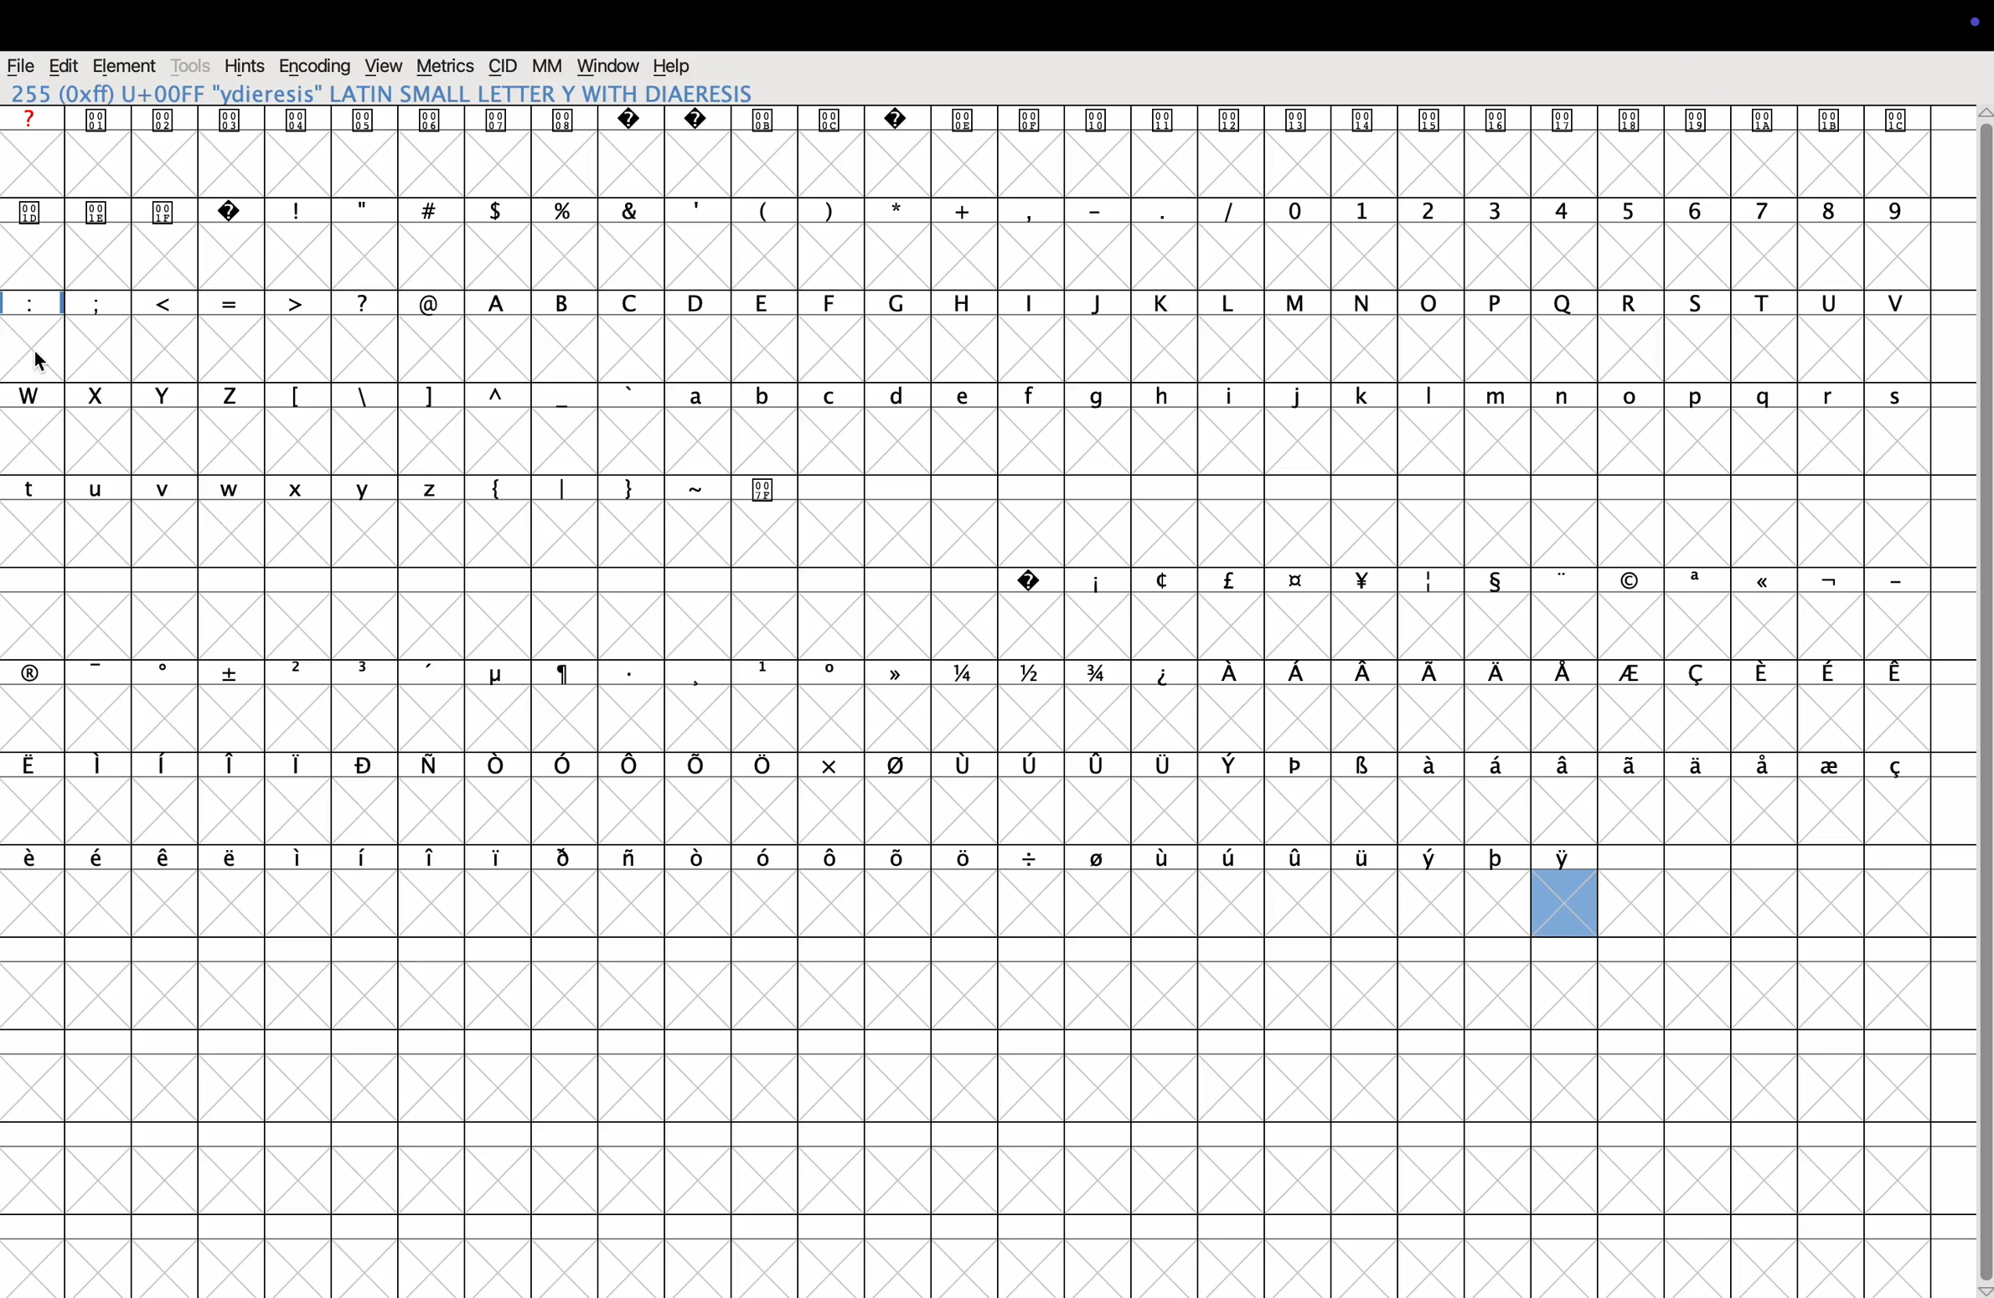 This screenshot has width=1994, height=1298. I want to click on |, so click(1224, 237).